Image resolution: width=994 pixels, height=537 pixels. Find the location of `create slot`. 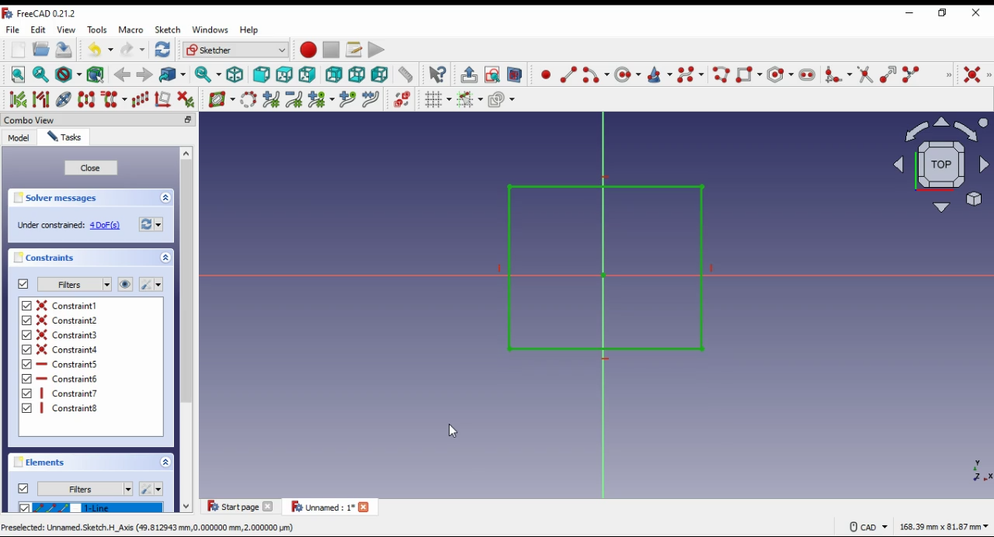

create slot is located at coordinates (808, 74).